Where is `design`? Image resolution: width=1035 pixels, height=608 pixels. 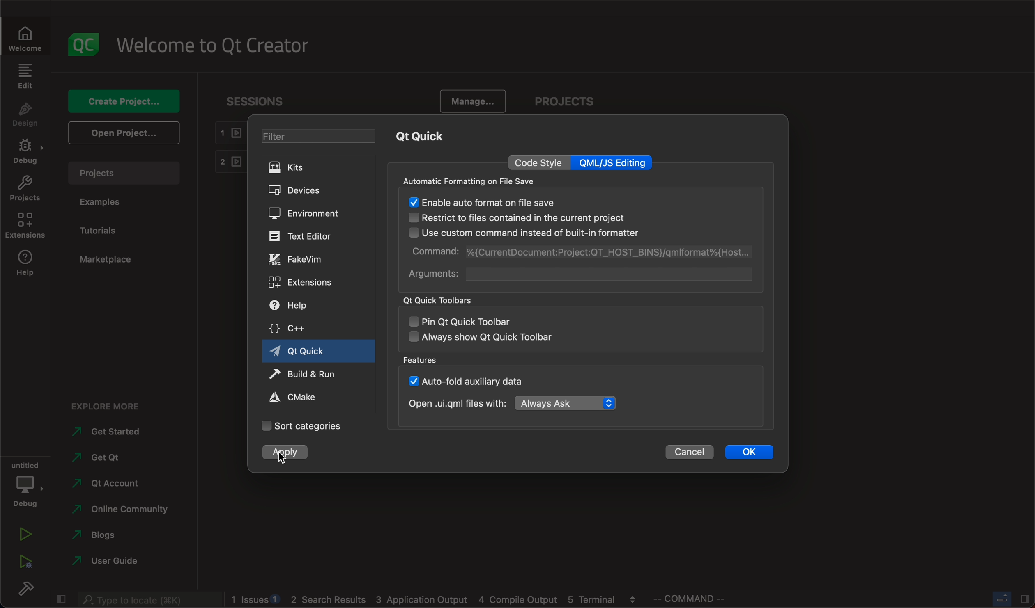 design is located at coordinates (25, 115).